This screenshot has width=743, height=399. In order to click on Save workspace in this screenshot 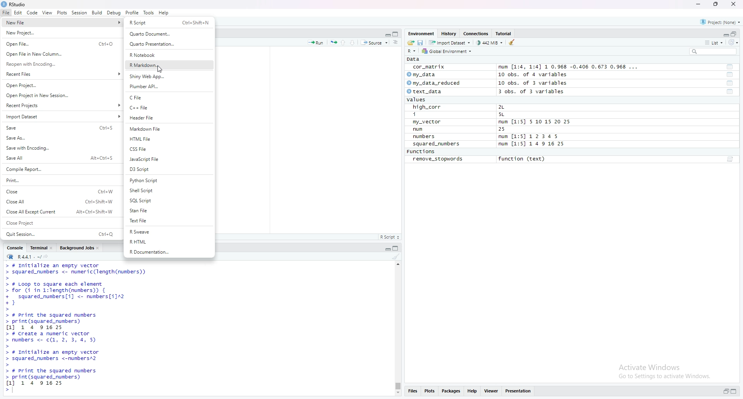, I will do `click(420, 43)`.